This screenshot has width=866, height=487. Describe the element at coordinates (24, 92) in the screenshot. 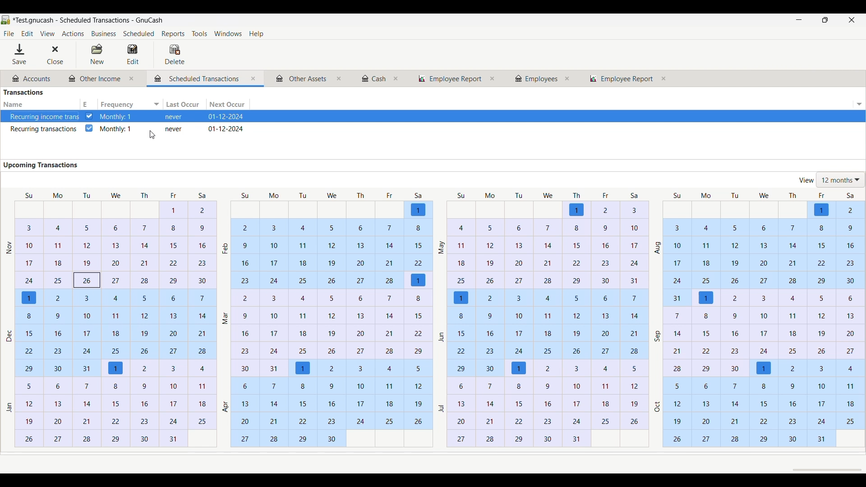

I see `Section title` at that location.